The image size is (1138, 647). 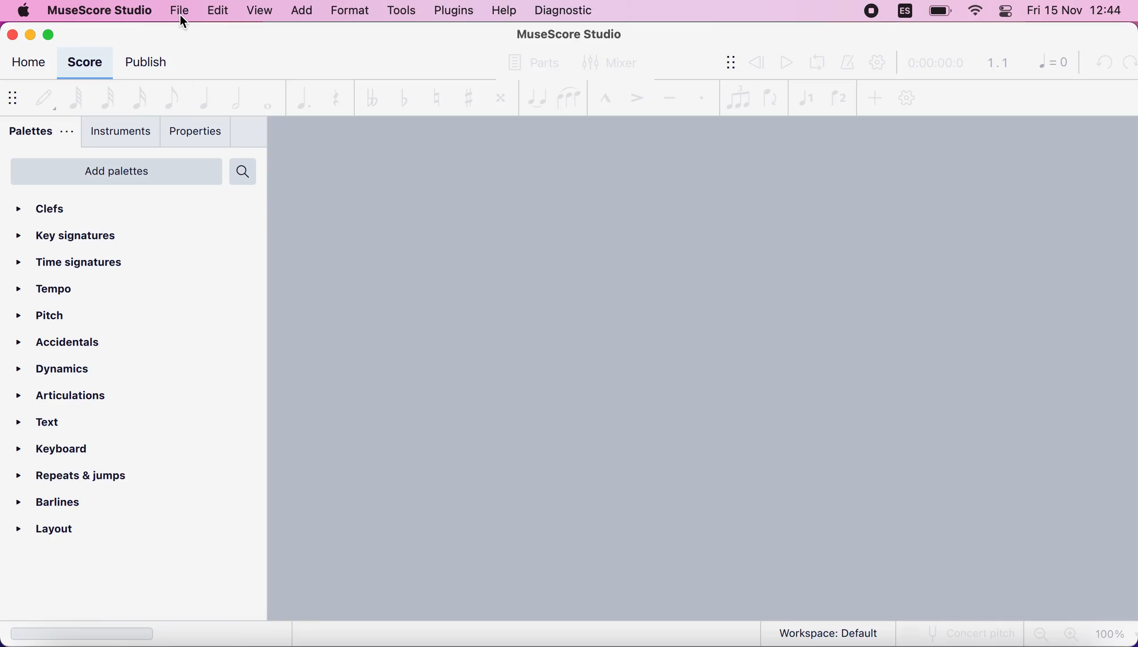 What do you see at coordinates (84, 63) in the screenshot?
I see `score` at bounding box center [84, 63].